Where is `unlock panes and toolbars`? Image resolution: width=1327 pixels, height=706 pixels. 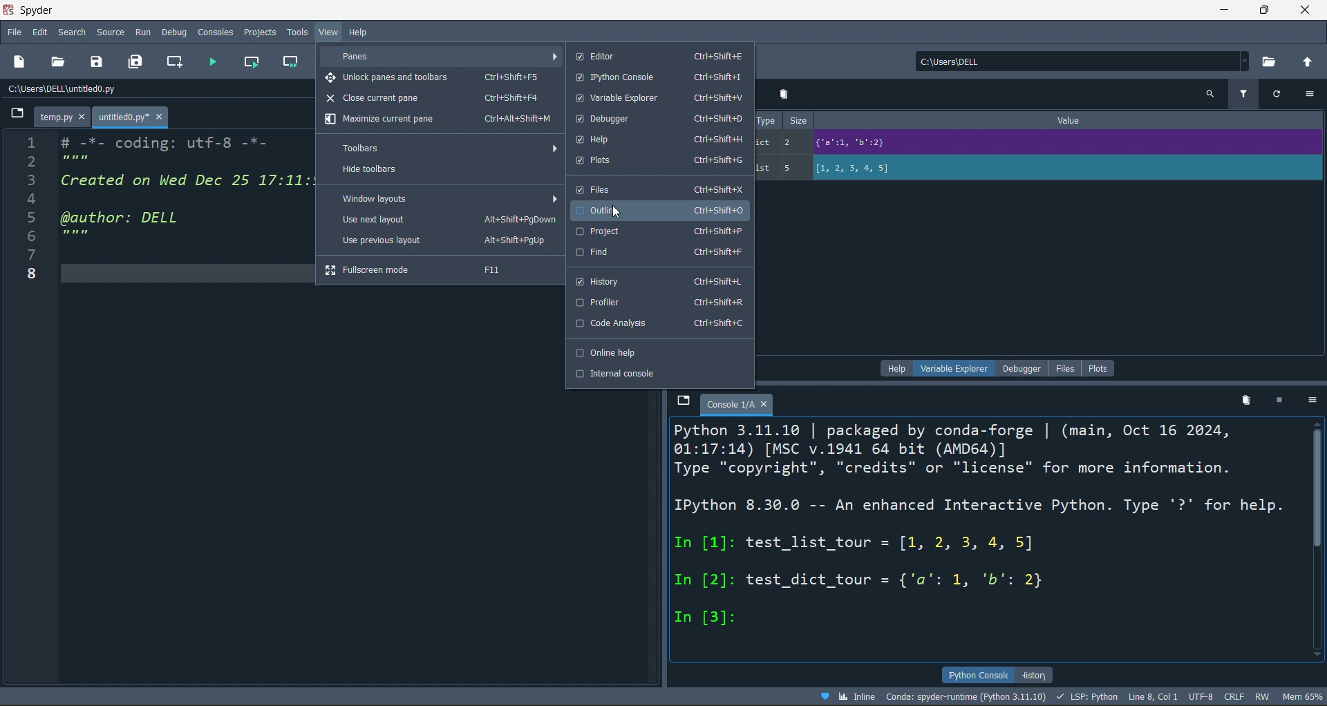
unlock panes and toolbars is located at coordinates (435, 79).